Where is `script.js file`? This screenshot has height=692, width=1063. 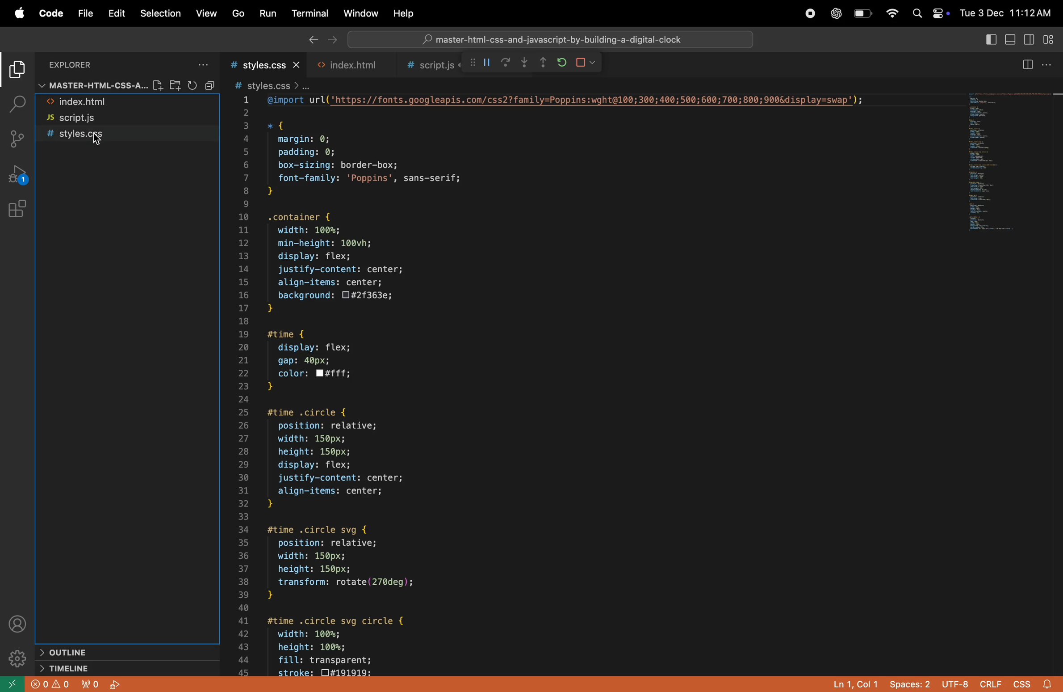
script.js file is located at coordinates (105, 120).